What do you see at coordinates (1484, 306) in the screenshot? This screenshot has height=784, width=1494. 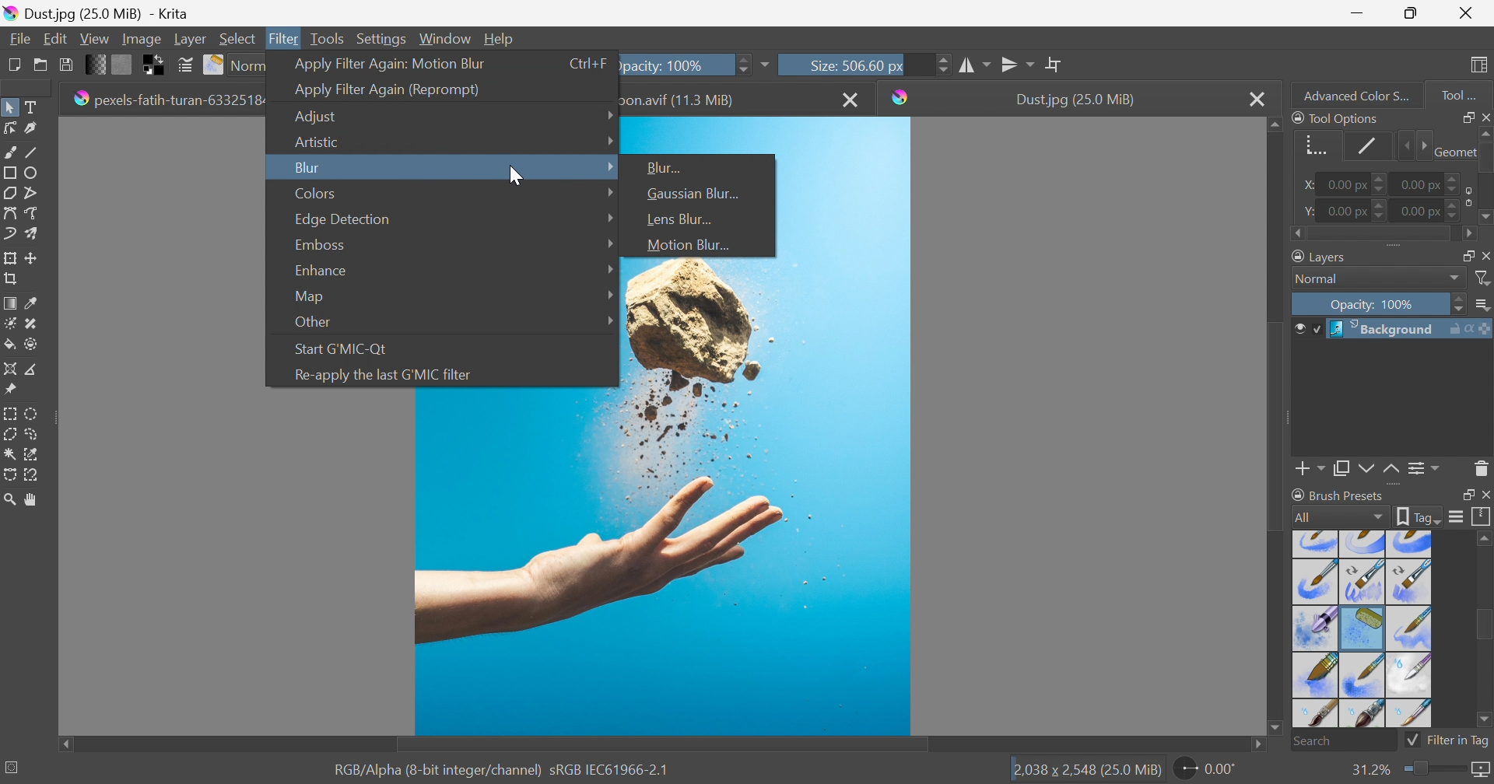 I see `Drop Down` at bounding box center [1484, 306].